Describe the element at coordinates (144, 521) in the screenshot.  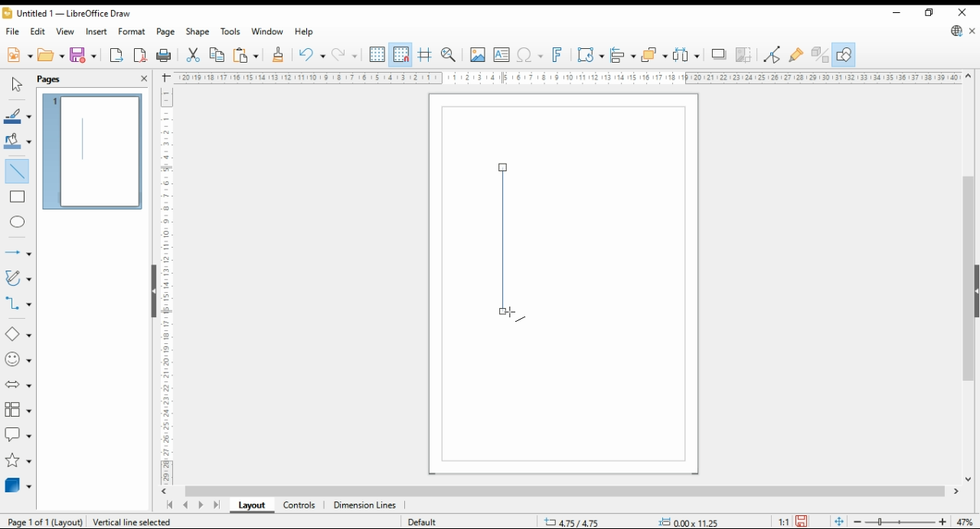
I see `Vertical line selected` at that location.